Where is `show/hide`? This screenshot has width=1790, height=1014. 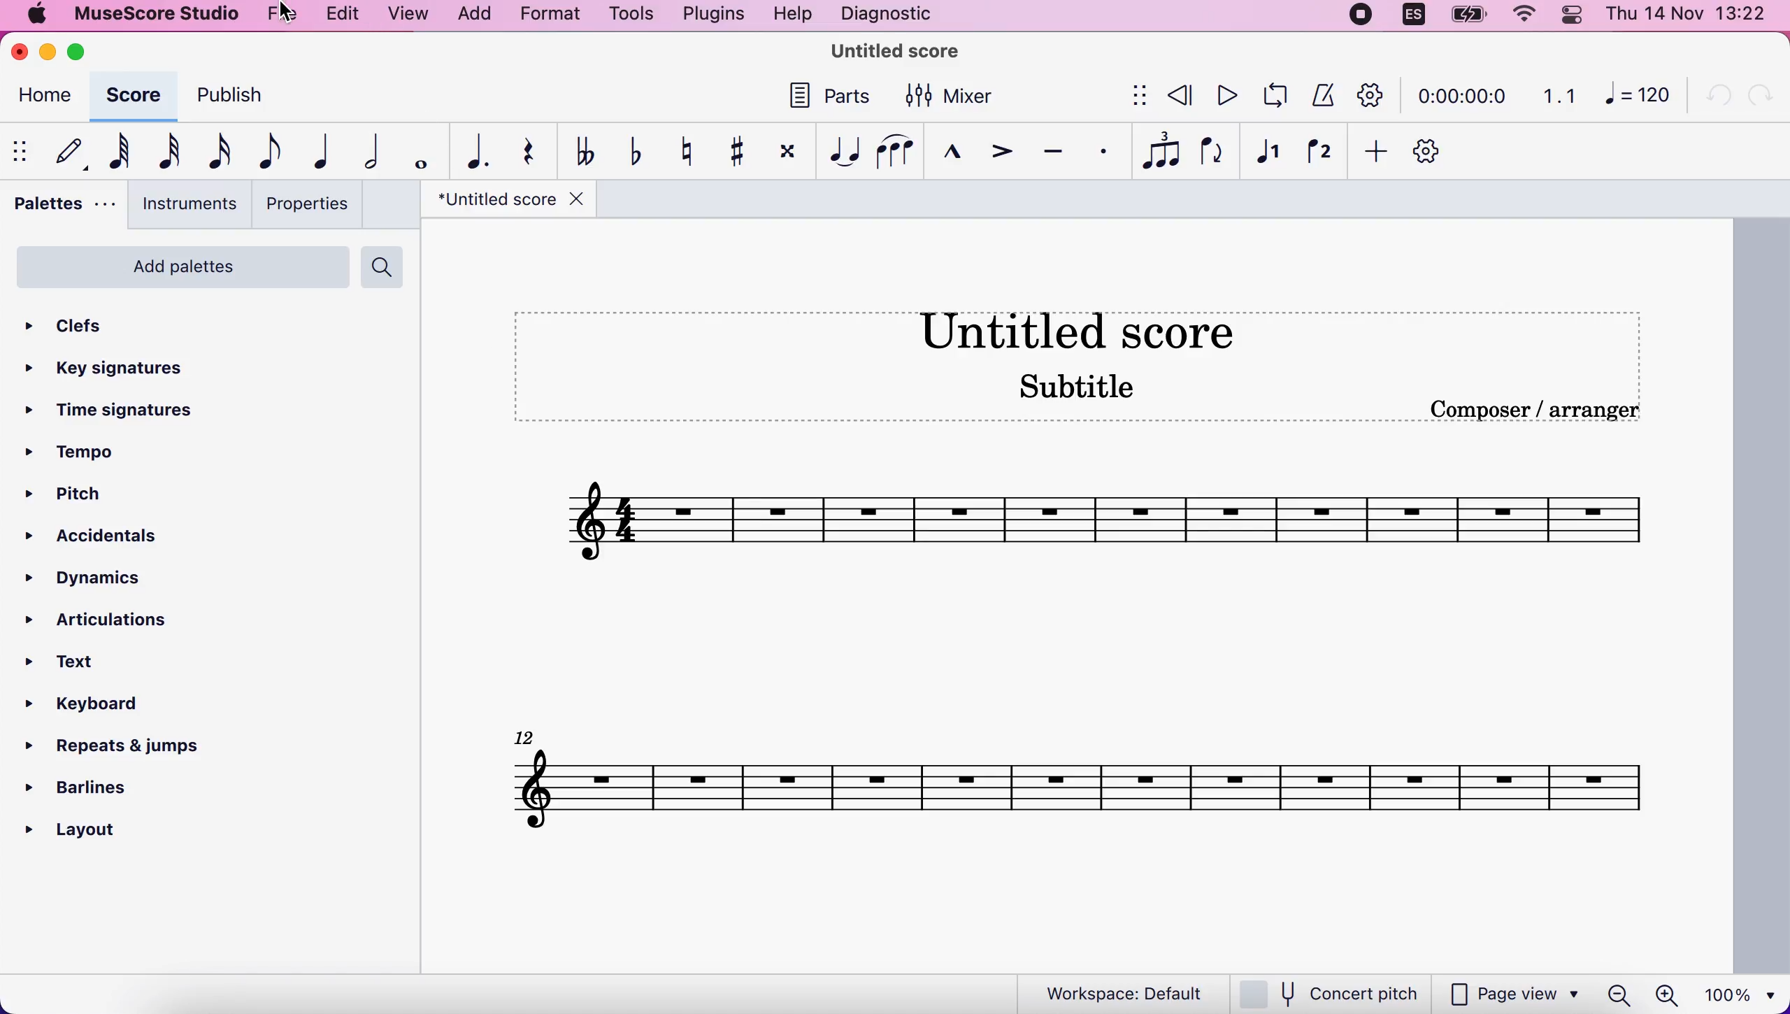 show/hide is located at coordinates (18, 150).